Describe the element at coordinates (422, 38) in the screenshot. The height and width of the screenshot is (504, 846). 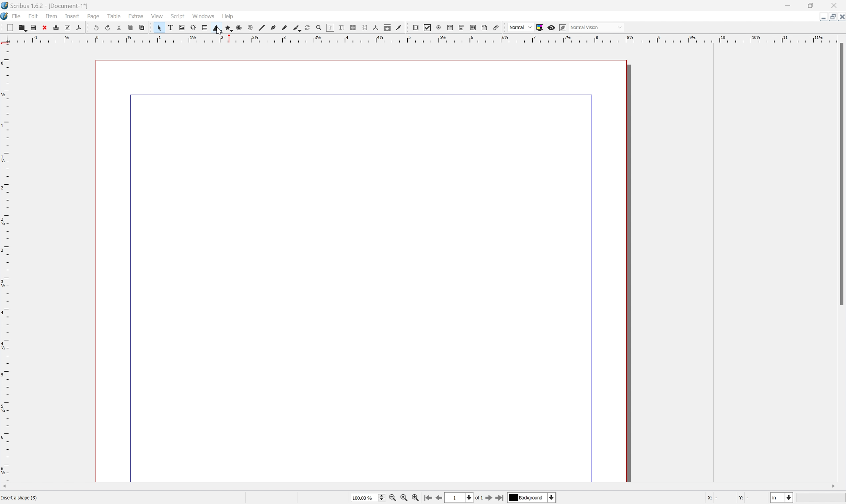
I see `Scale` at that location.